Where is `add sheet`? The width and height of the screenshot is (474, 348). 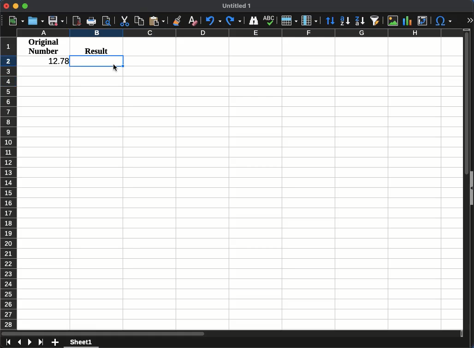 add sheet is located at coordinates (55, 342).